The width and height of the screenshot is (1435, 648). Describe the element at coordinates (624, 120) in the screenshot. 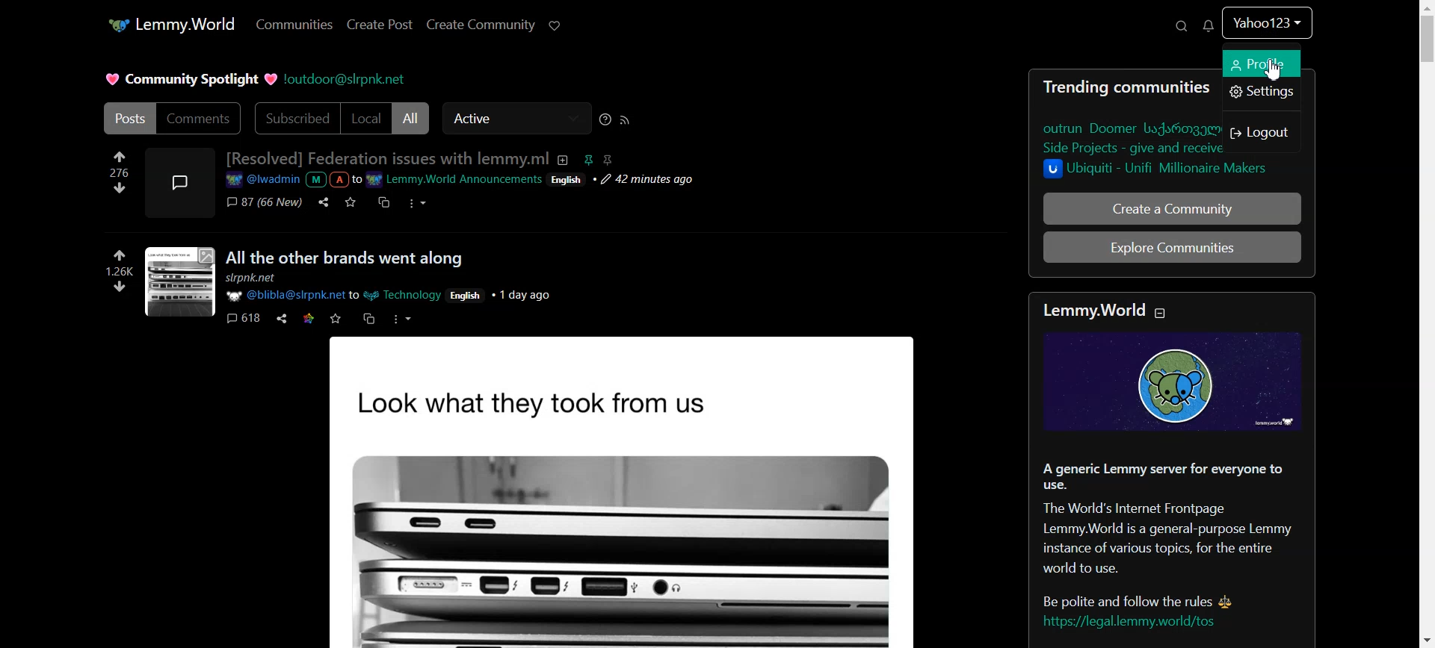

I see `RSS` at that location.